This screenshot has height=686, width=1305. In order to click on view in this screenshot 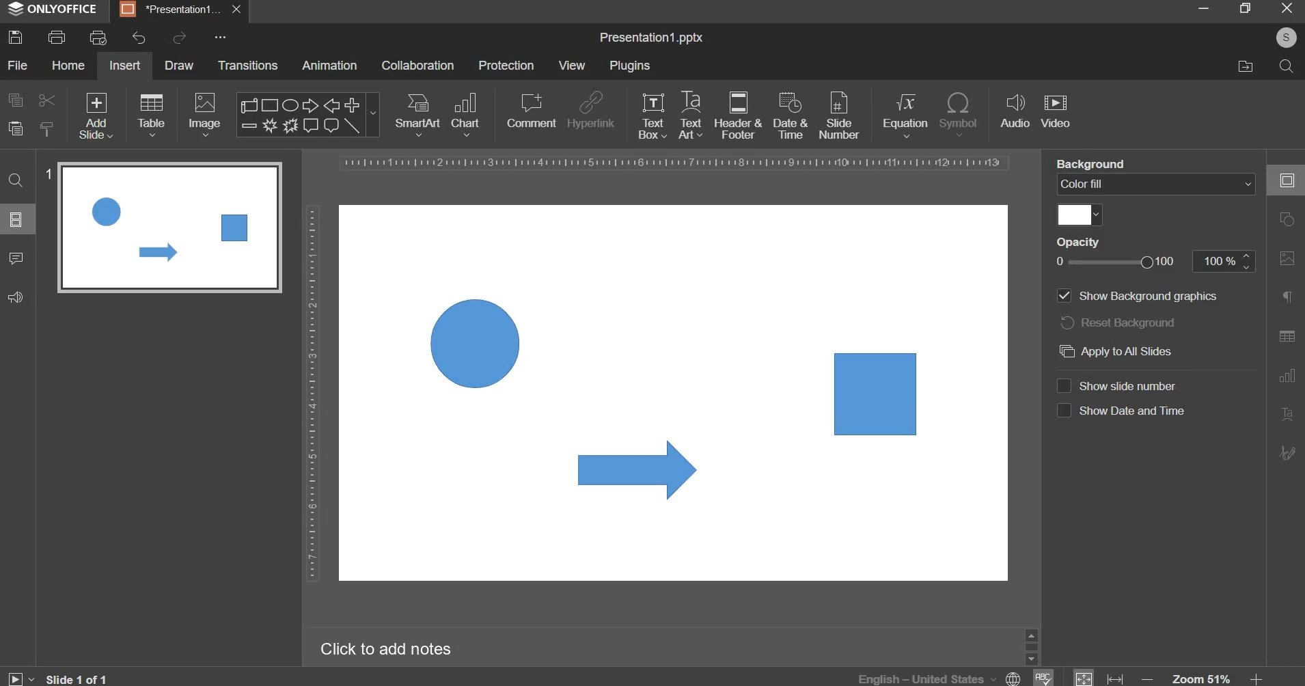, I will do `click(571, 65)`.